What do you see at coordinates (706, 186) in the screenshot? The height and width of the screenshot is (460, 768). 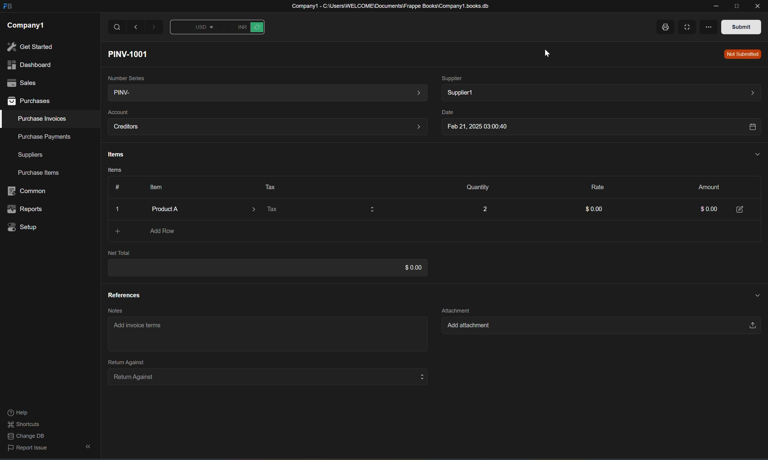 I see `Amount` at bounding box center [706, 186].